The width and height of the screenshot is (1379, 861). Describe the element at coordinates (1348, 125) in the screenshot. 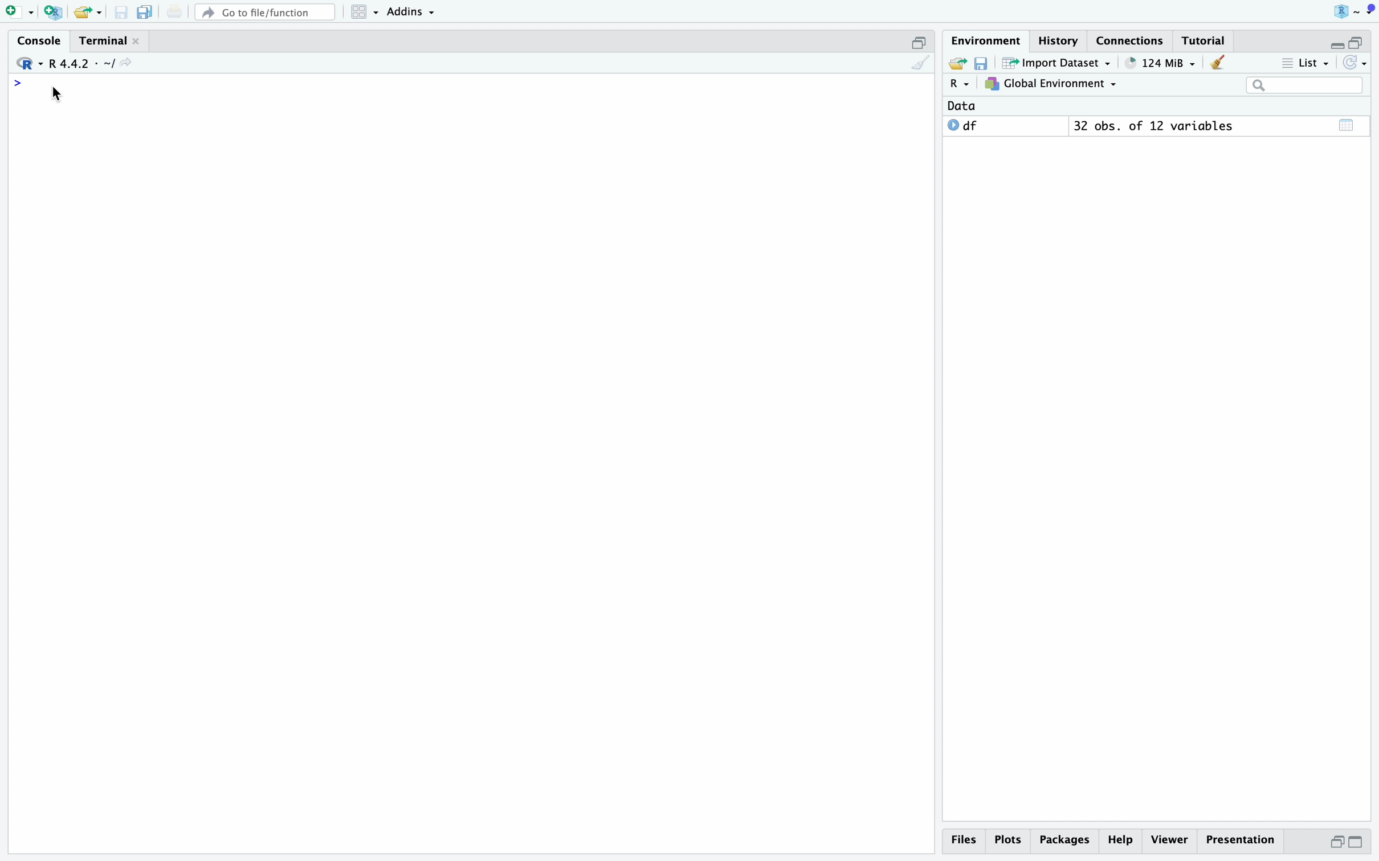

I see `table view` at that location.